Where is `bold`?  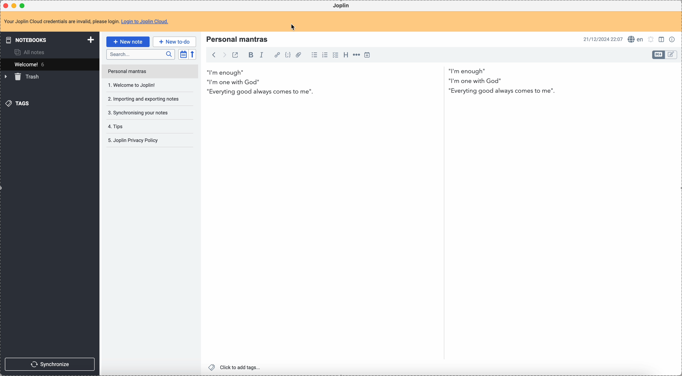 bold is located at coordinates (251, 55).